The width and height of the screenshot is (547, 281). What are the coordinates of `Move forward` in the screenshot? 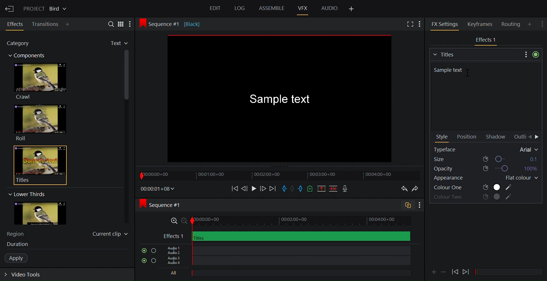 It's located at (272, 189).